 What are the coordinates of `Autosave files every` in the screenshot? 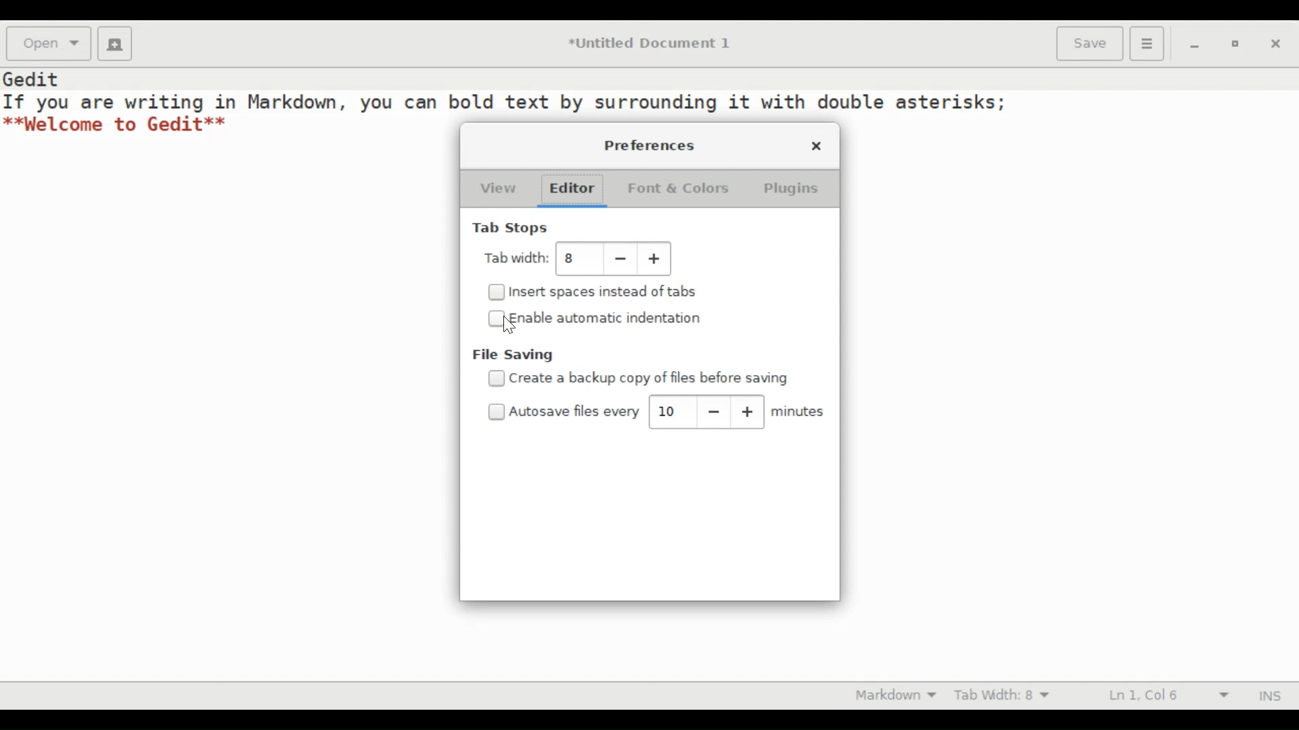 It's located at (576, 412).